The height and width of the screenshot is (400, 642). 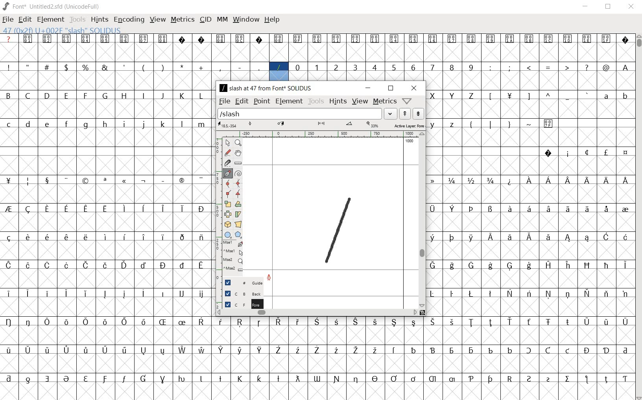 I want to click on metrics, so click(x=385, y=101).